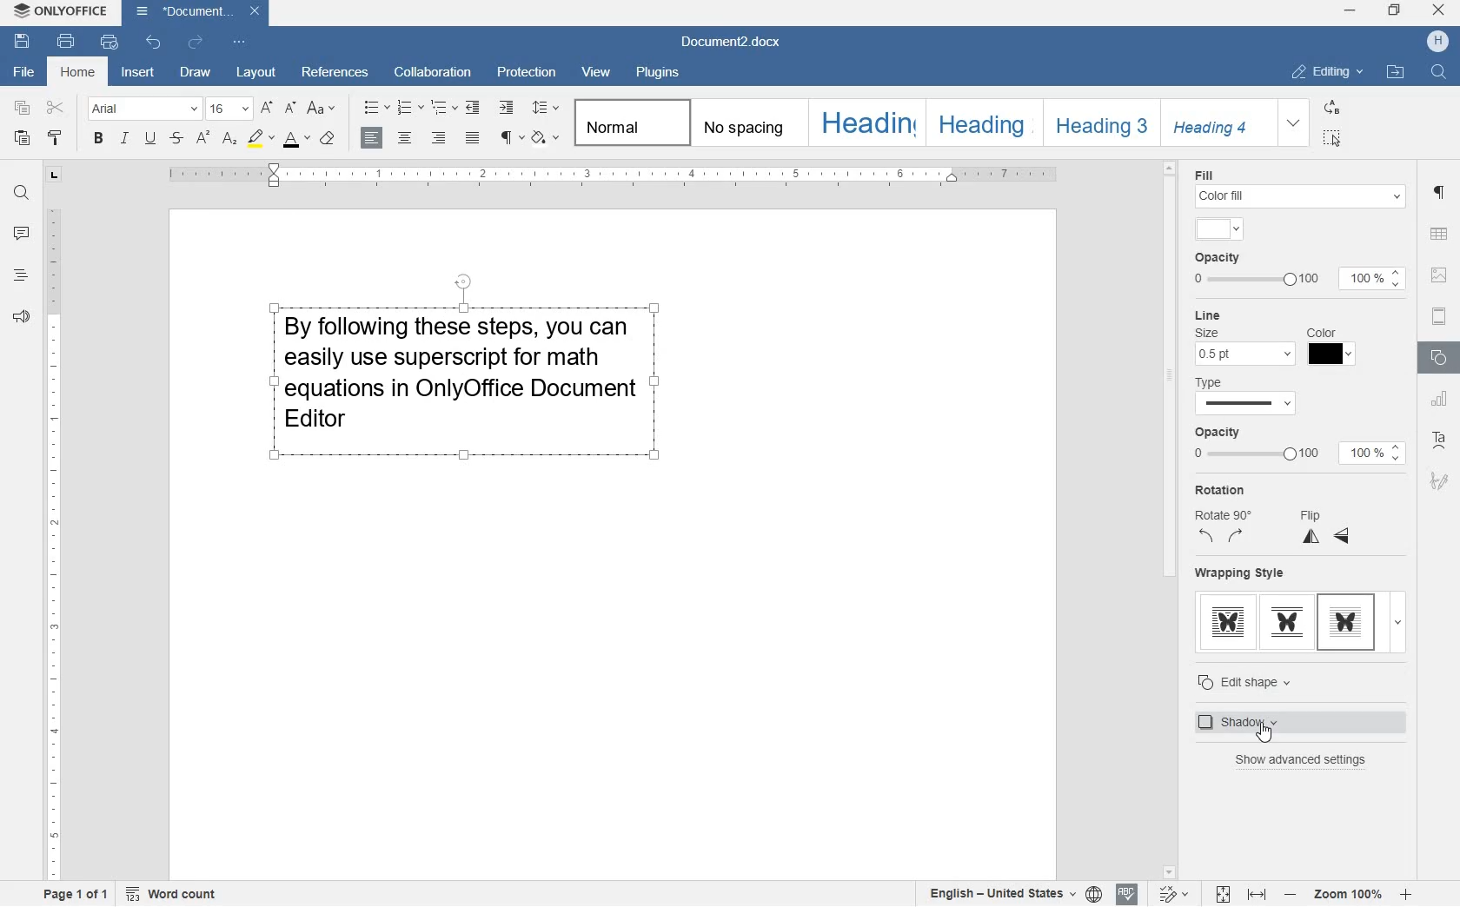 This screenshot has height=907, width=1460. Describe the element at coordinates (196, 75) in the screenshot. I see `draw` at that location.